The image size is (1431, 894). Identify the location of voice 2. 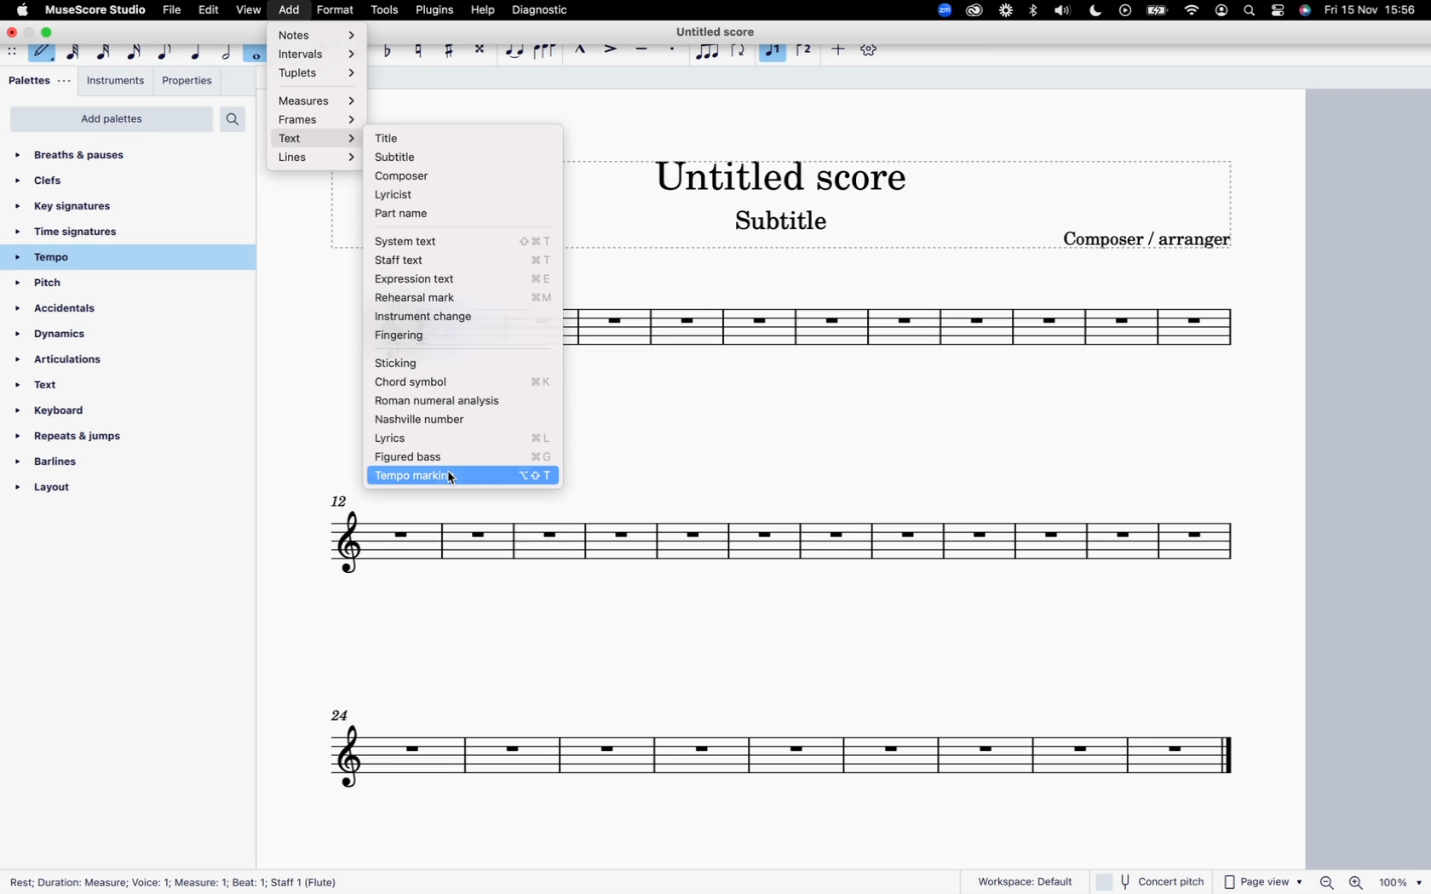
(804, 51).